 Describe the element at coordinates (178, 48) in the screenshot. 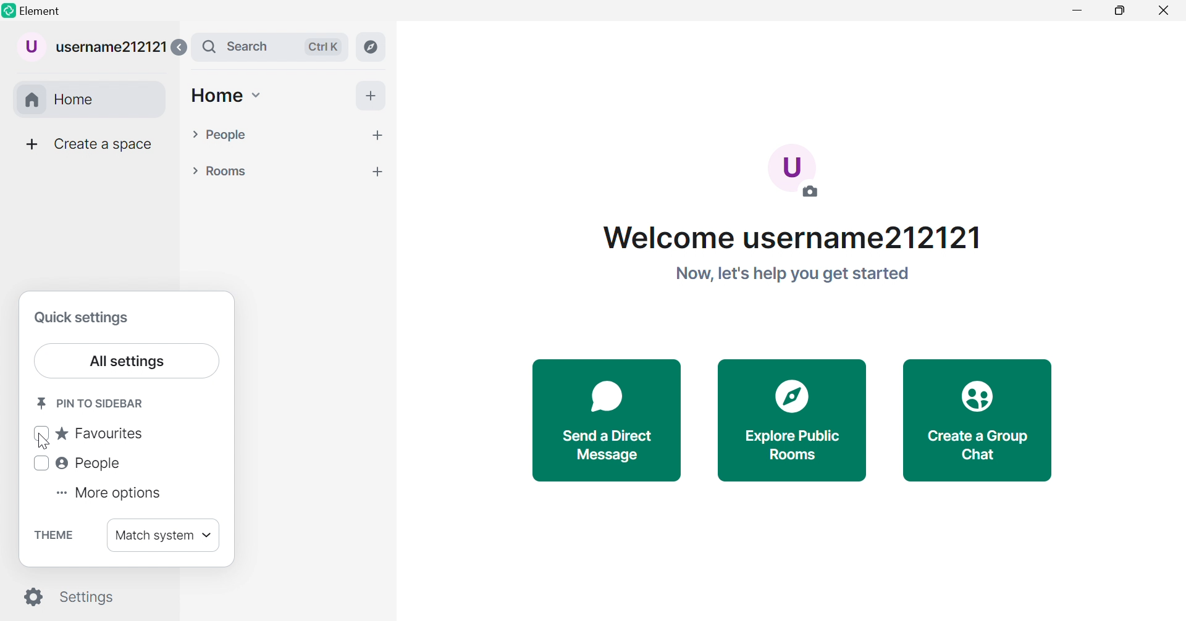

I see `Expand` at that location.